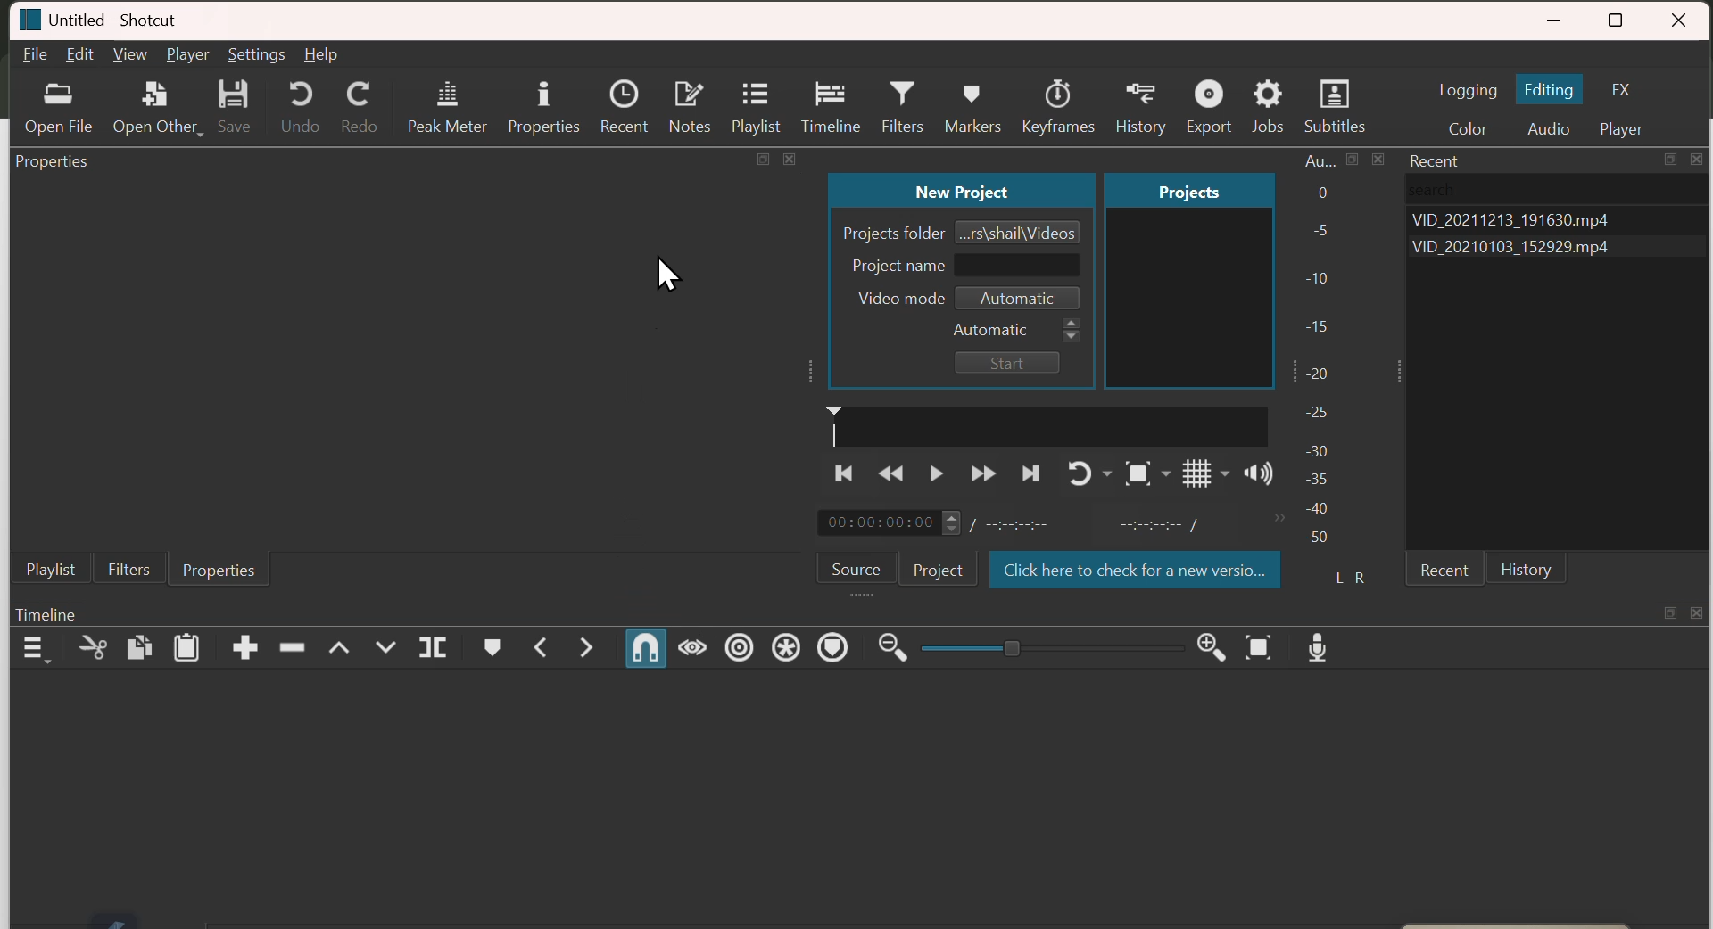 The width and height of the screenshot is (1713, 929). What do you see at coordinates (693, 646) in the screenshot?
I see `Scrub while dragging` at bounding box center [693, 646].